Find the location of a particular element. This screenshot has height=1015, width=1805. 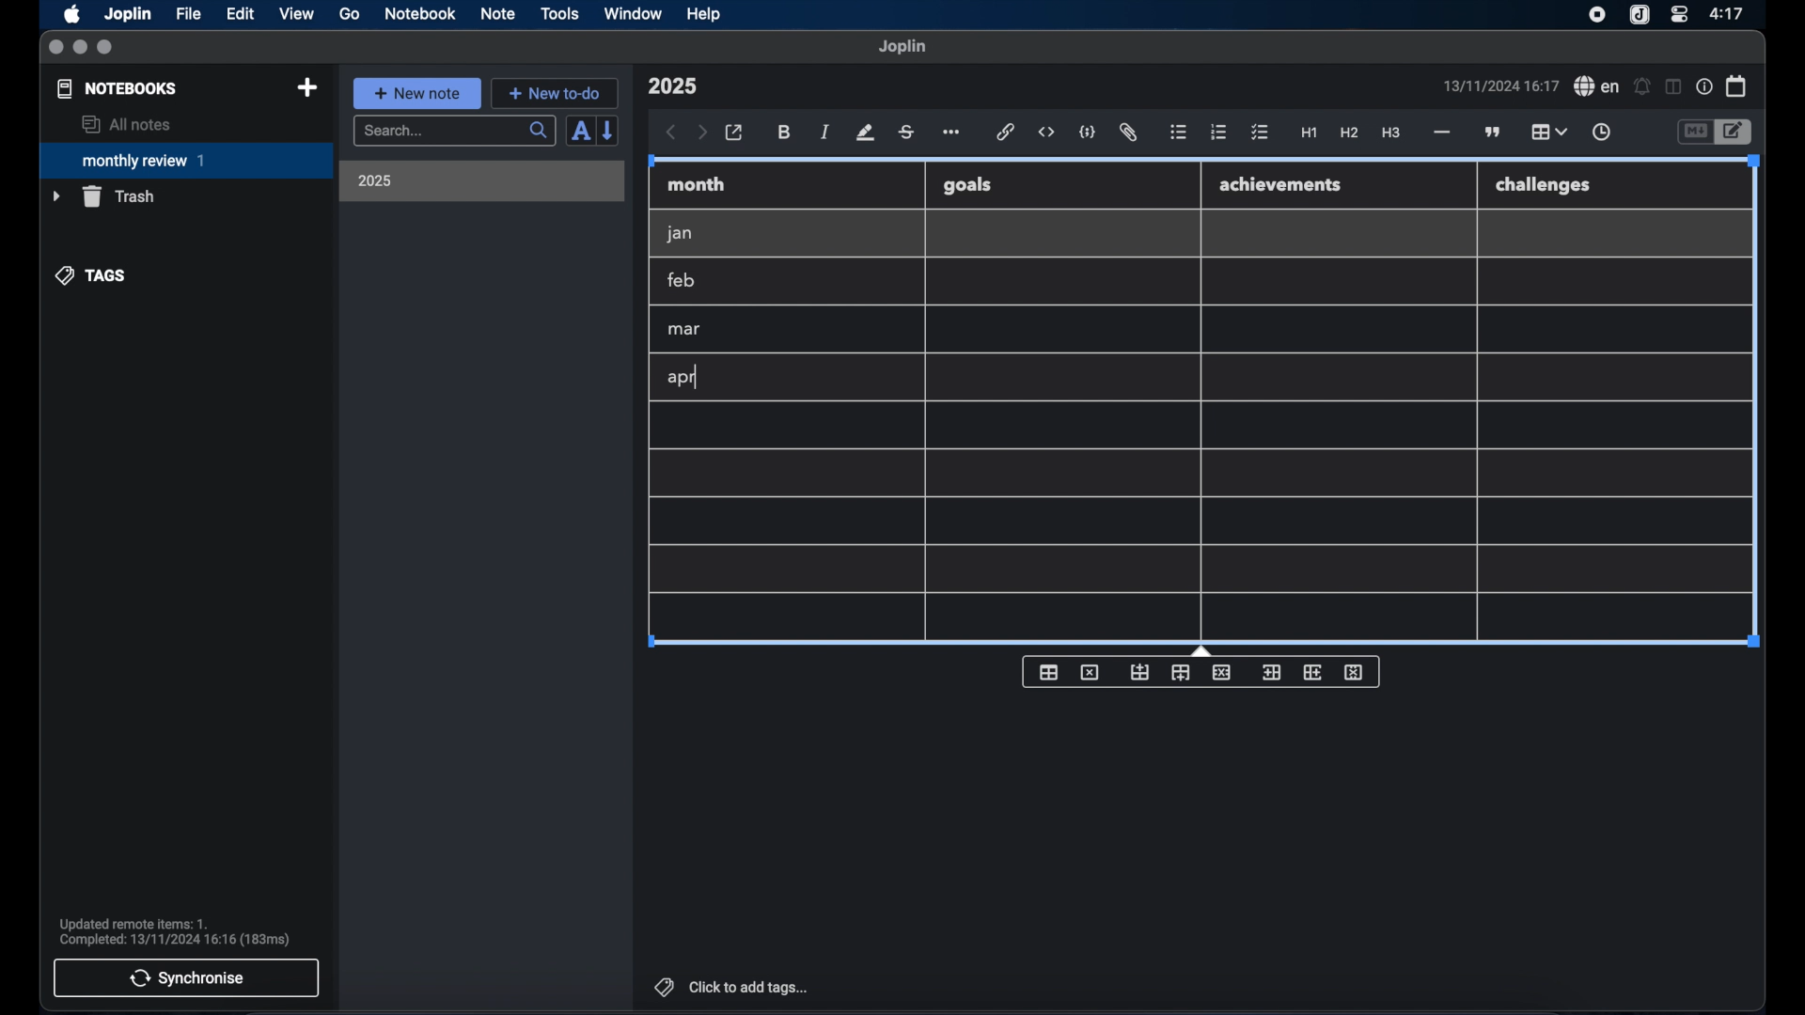

insert table is located at coordinates (1048, 672).